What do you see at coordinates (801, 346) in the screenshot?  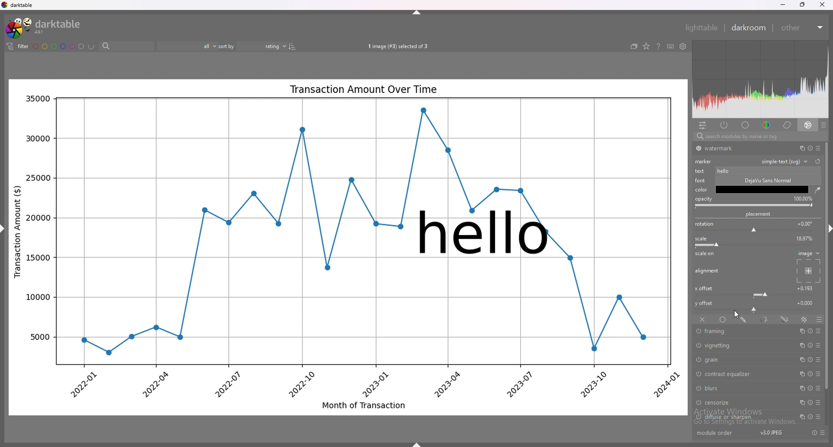 I see `multiple instances action` at bounding box center [801, 346].